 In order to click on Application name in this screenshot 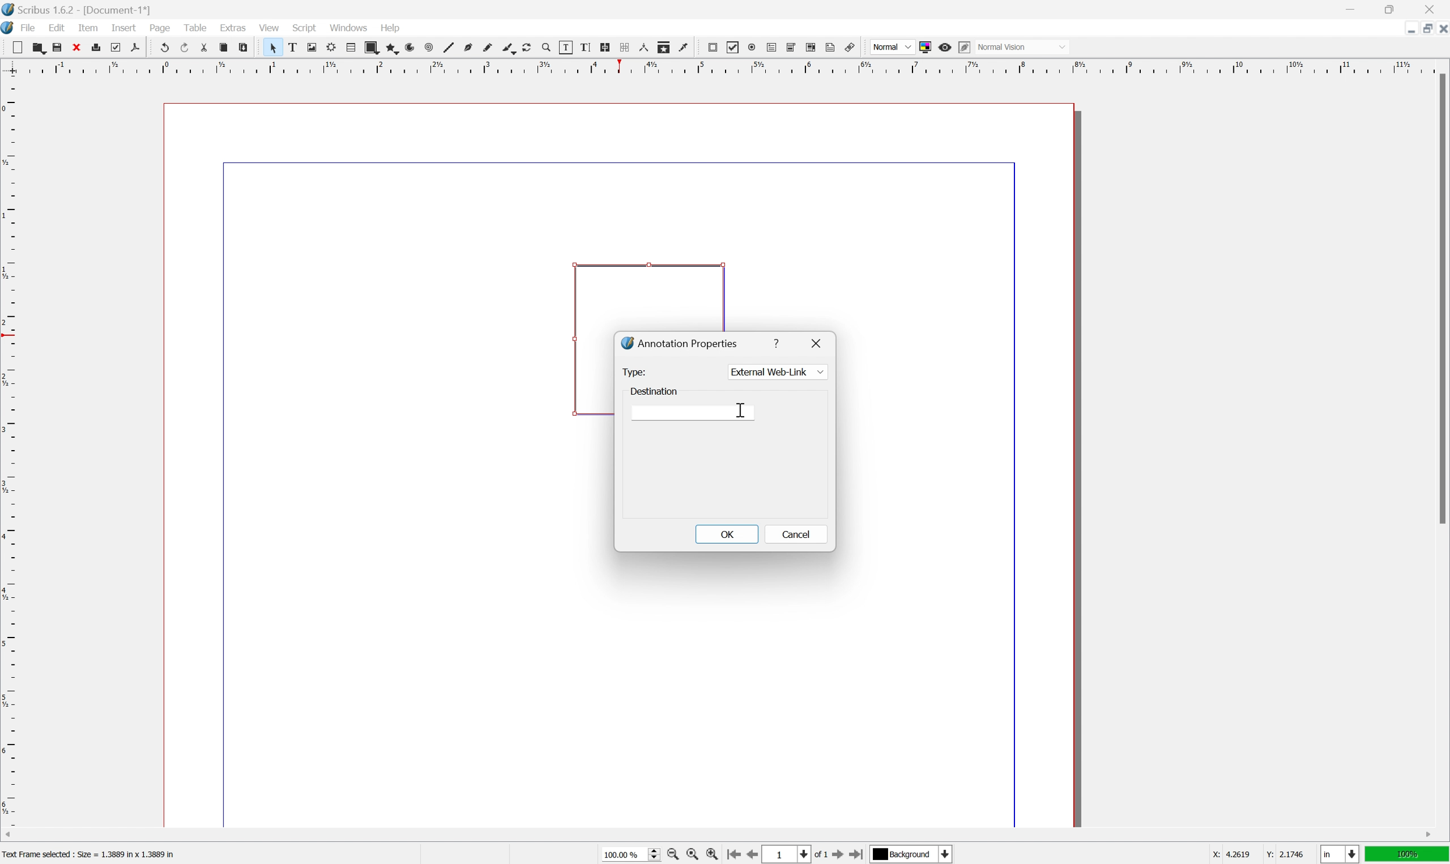, I will do `click(77, 9)`.